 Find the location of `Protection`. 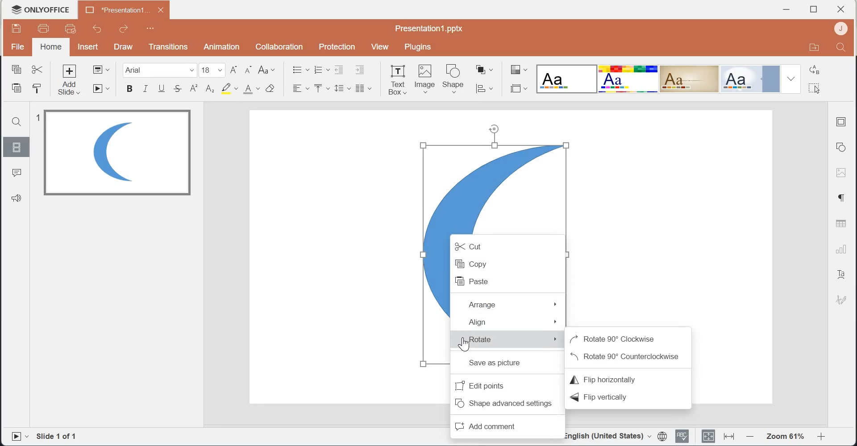

Protection is located at coordinates (334, 48).